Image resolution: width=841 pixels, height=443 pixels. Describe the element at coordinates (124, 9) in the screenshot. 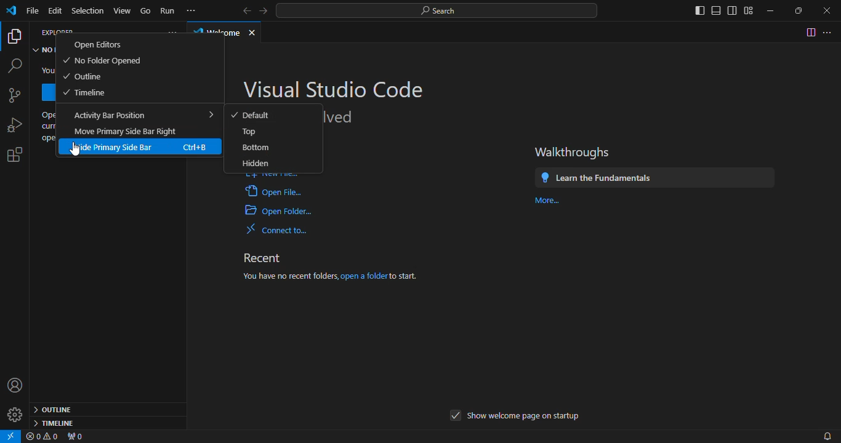

I see `View` at that location.